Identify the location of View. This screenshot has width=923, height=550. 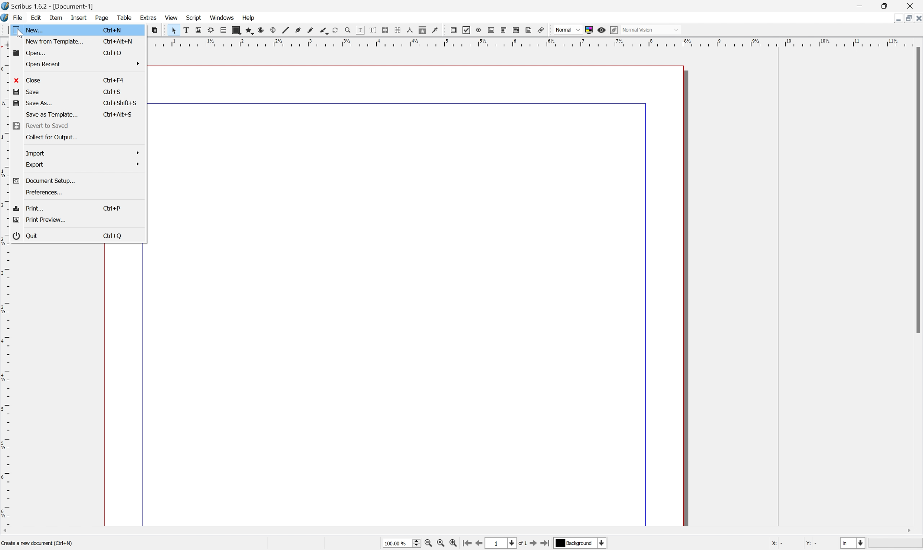
(171, 17).